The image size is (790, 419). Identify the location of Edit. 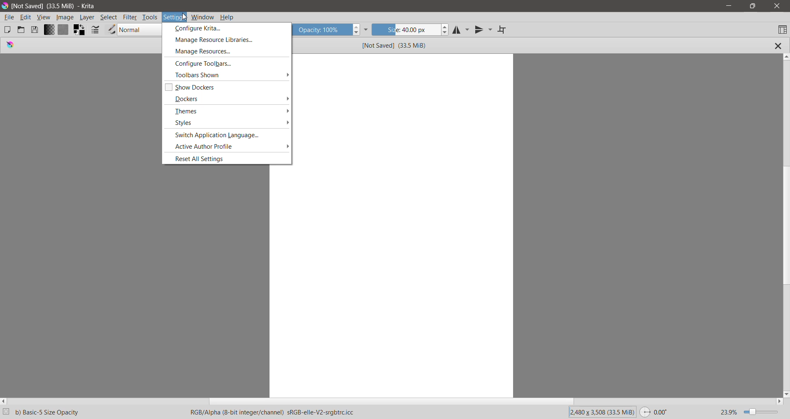
(26, 18).